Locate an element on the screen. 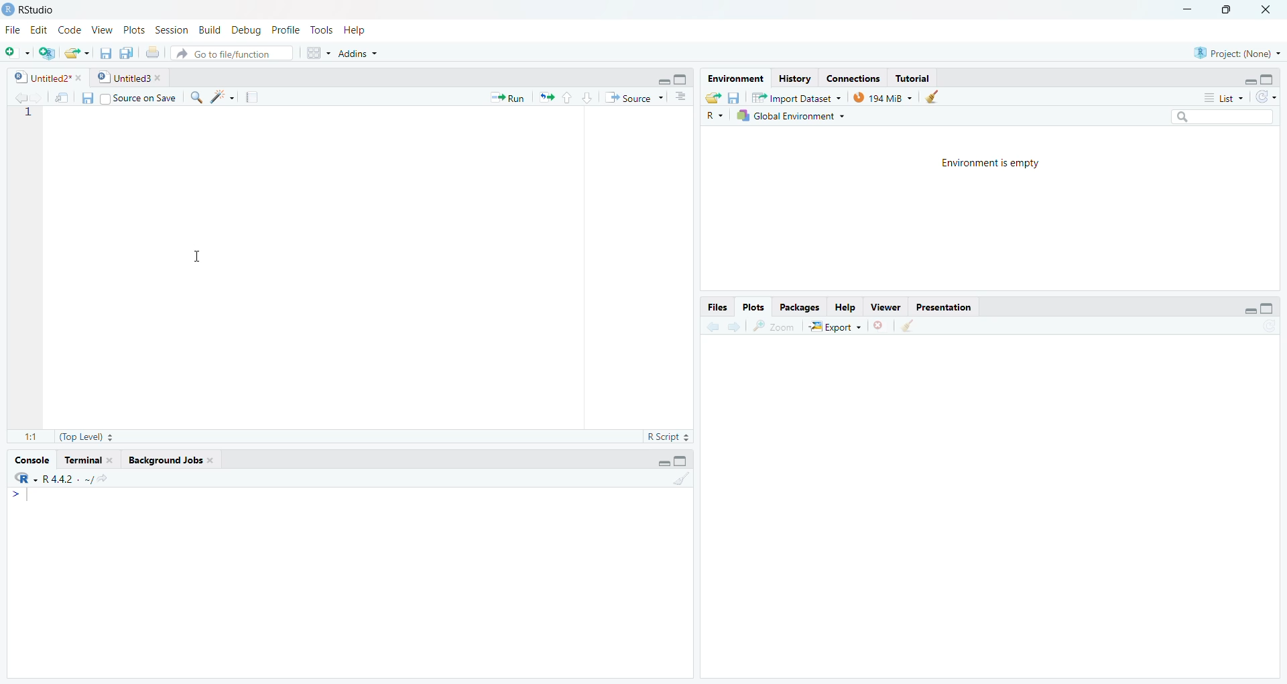 This screenshot has width=1287, height=684. List is located at coordinates (1222, 97).